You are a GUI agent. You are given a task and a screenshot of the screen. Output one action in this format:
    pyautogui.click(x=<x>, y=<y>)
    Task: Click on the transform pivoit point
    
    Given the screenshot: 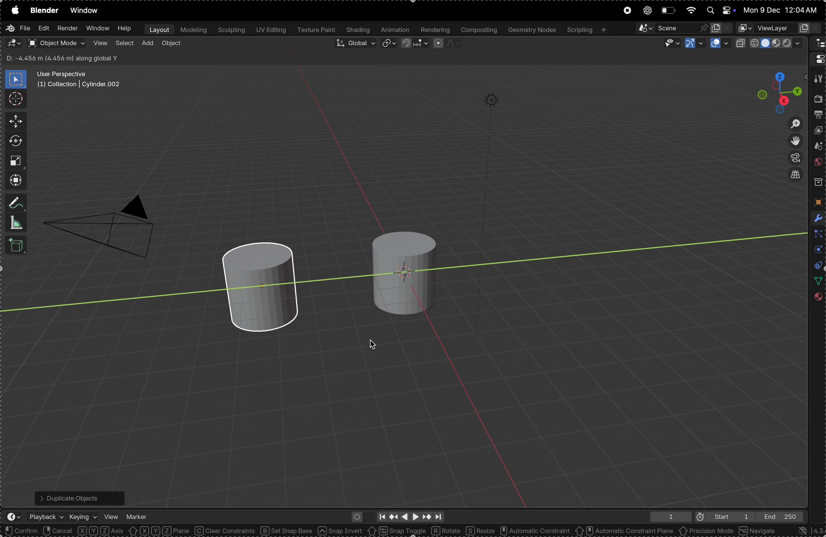 What is the action you would take?
    pyautogui.click(x=389, y=44)
    